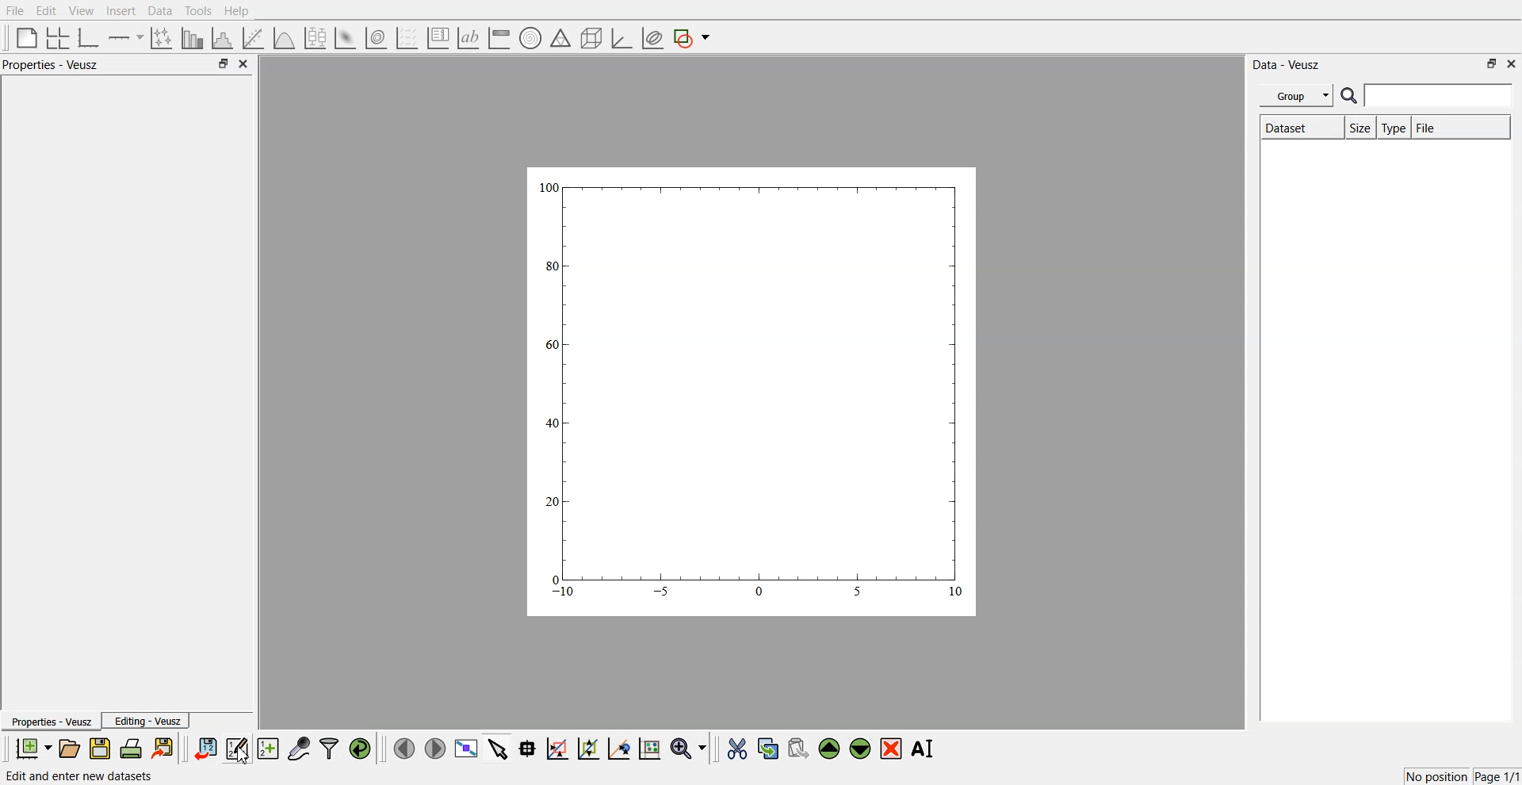 The width and height of the screenshot is (1522, 785). I want to click on plot points with non-orthogonal axes, so click(160, 37).